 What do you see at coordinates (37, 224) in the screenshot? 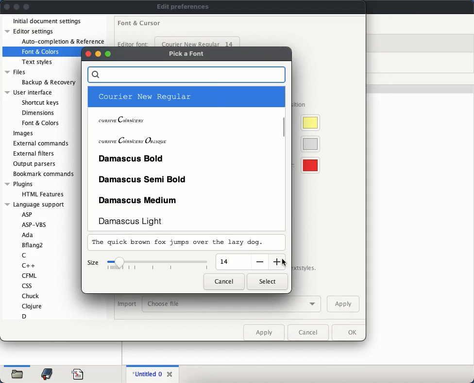
I see `ASP-VBS` at bounding box center [37, 224].